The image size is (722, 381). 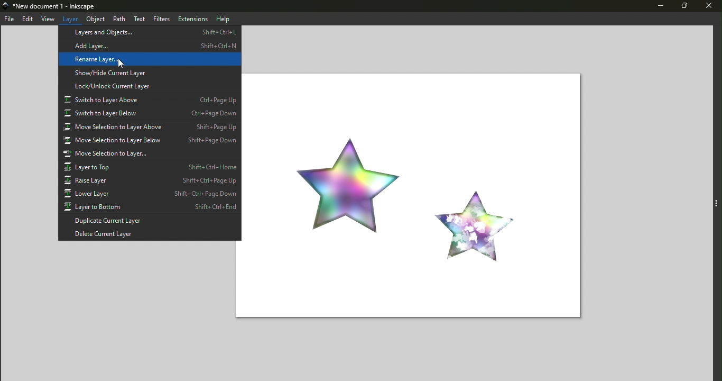 I want to click on view, so click(x=46, y=20).